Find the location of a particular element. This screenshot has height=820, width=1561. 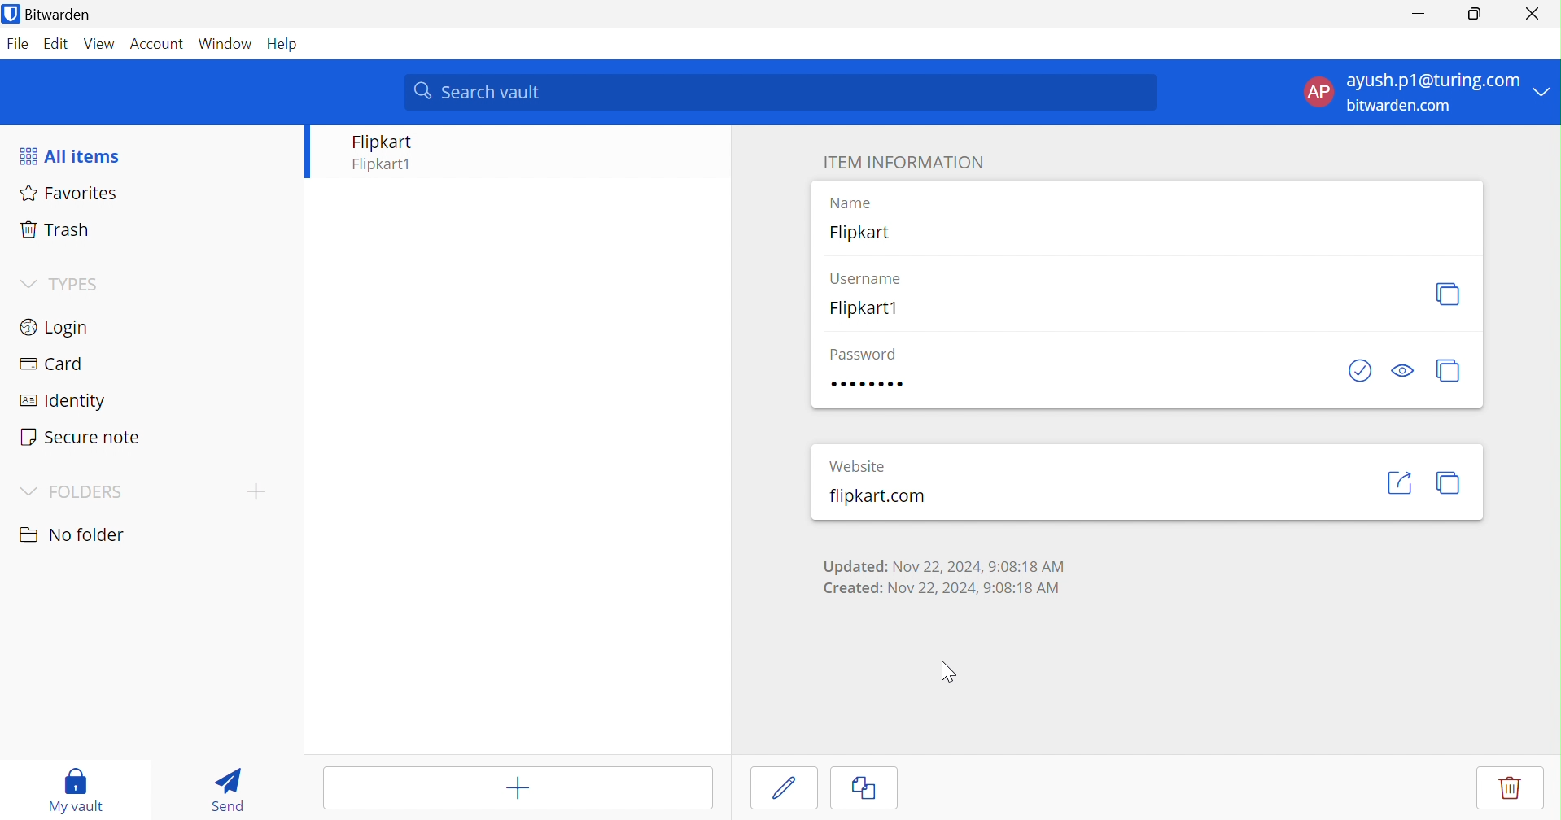

Username is located at coordinates (864, 277).